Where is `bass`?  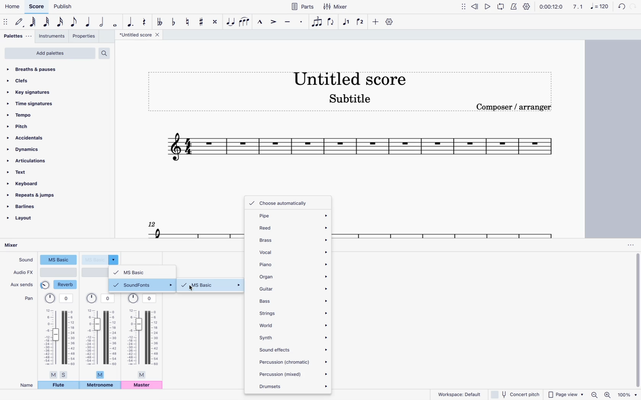 bass is located at coordinates (293, 301).